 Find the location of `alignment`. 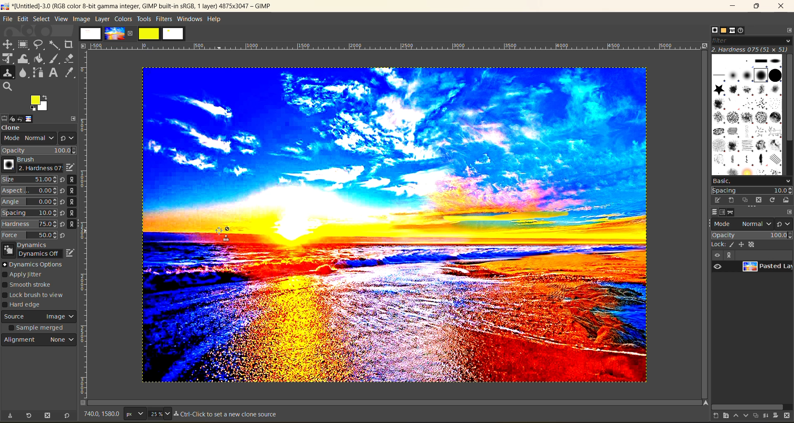

alignment is located at coordinates (40, 342).